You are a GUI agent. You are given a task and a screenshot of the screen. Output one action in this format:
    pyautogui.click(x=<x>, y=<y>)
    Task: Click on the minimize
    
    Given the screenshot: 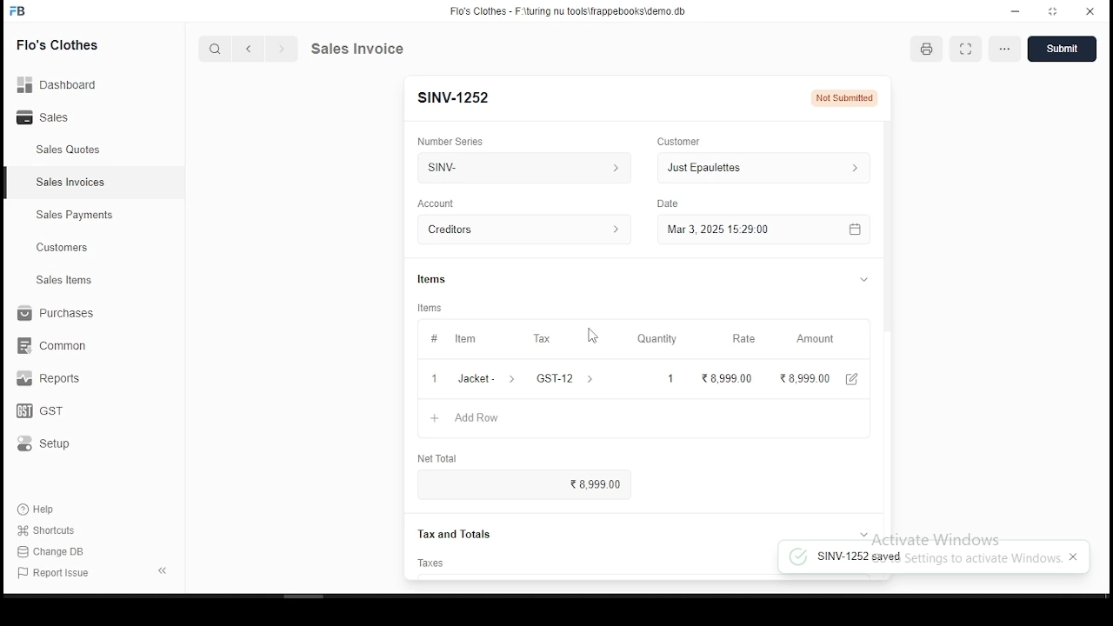 What is the action you would take?
    pyautogui.click(x=1011, y=11)
    